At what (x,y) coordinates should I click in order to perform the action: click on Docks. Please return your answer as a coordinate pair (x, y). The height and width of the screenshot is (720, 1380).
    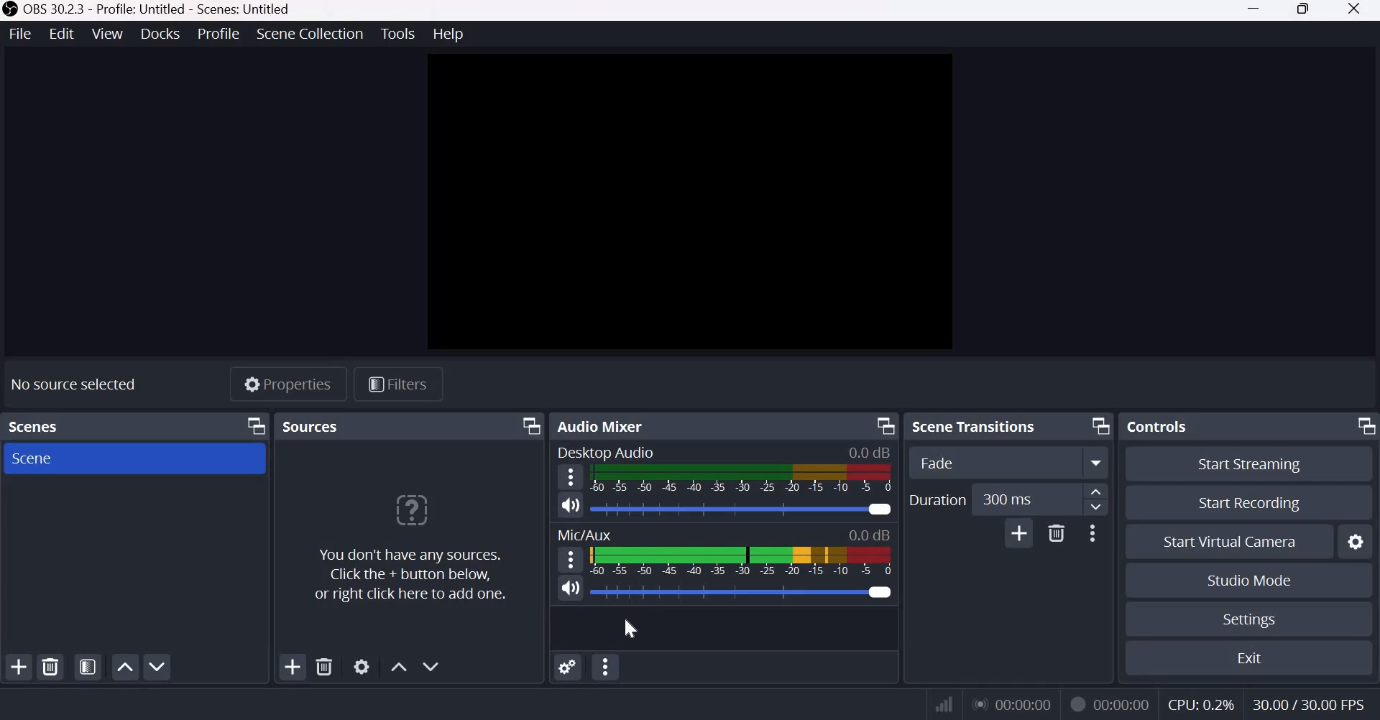
    Looking at the image, I should click on (162, 34).